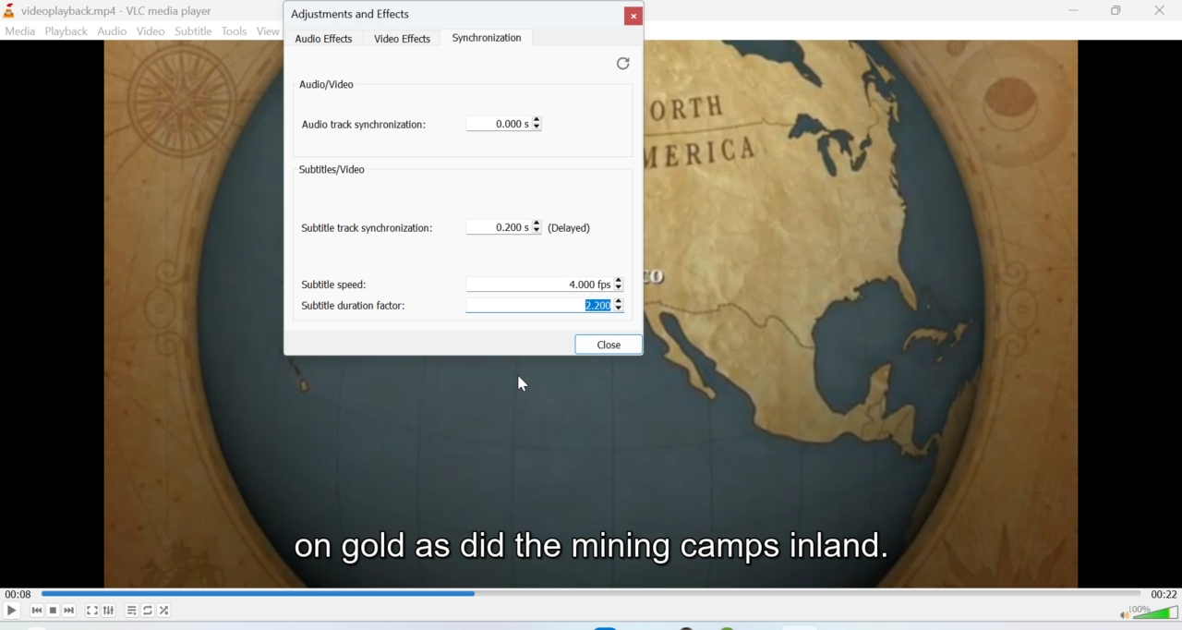 Image resolution: width=1182 pixels, height=630 pixels. What do you see at coordinates (1166, 595) in the screenshot?
I see `00:22` at bounding box center [1166, 595].